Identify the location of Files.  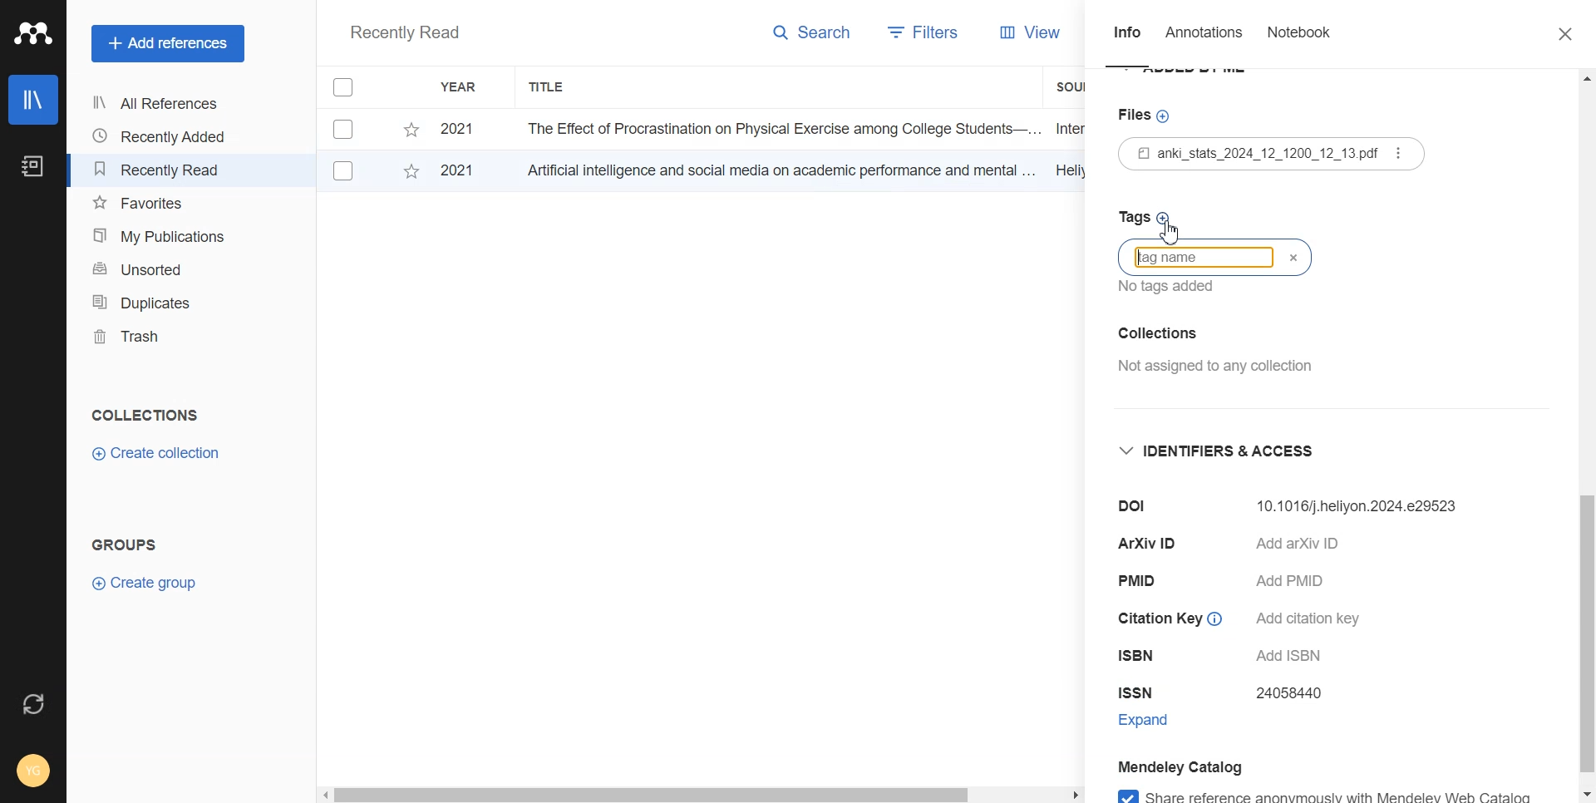
(1278, 156).